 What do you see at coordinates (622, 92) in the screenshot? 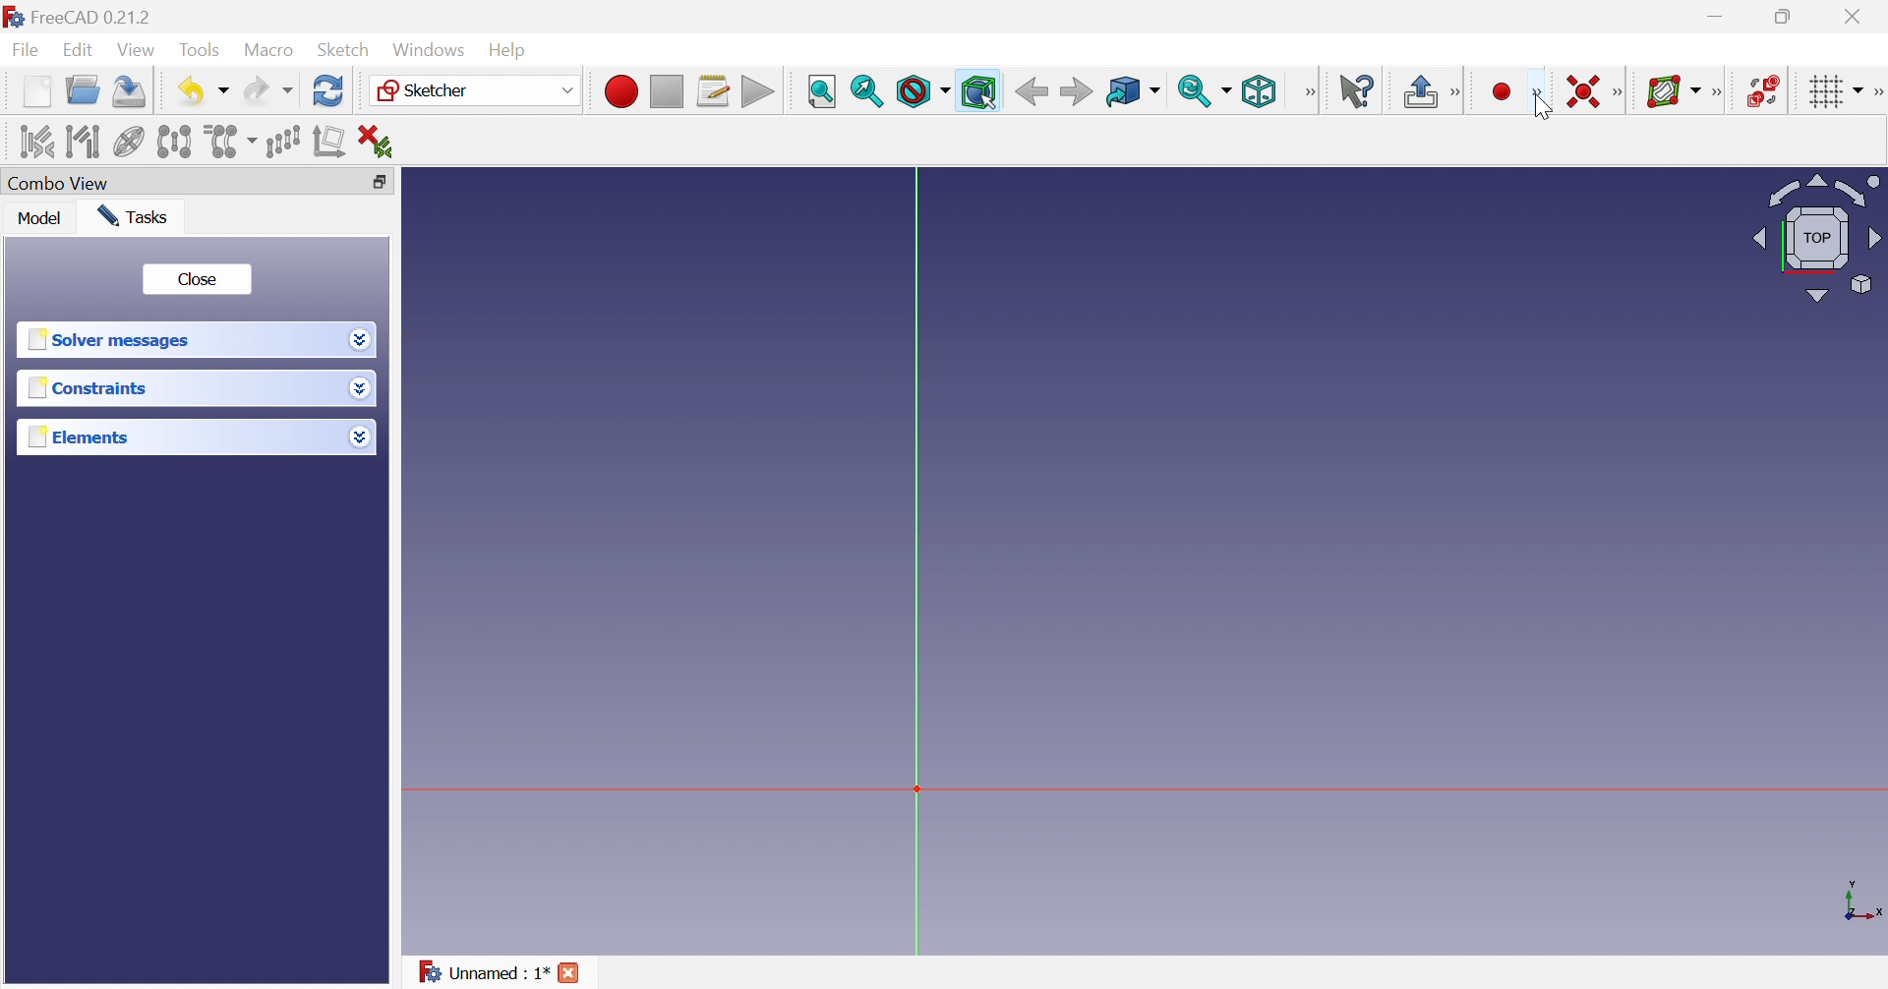
I see `Macro recording...` at bounding box center [622, 92].